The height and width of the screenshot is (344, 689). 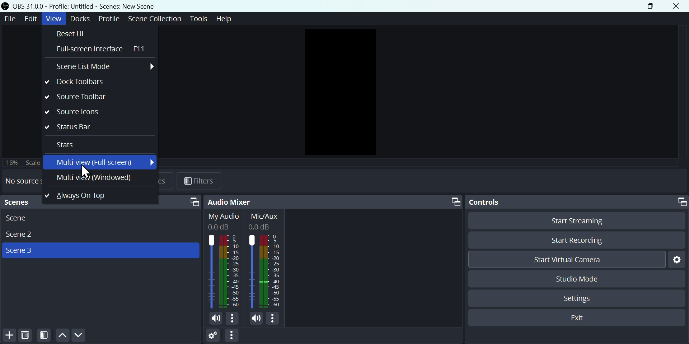 I want to click on Scenes Title, so click(x=126, y=6).